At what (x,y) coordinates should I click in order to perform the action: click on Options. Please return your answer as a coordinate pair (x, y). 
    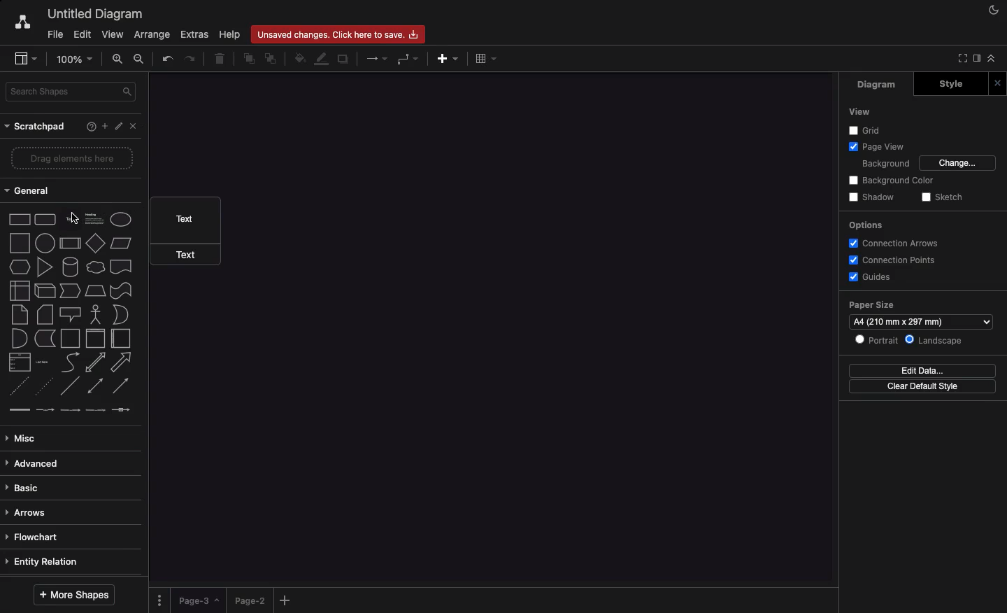
    Looking at the image, I should click on (867, 225).